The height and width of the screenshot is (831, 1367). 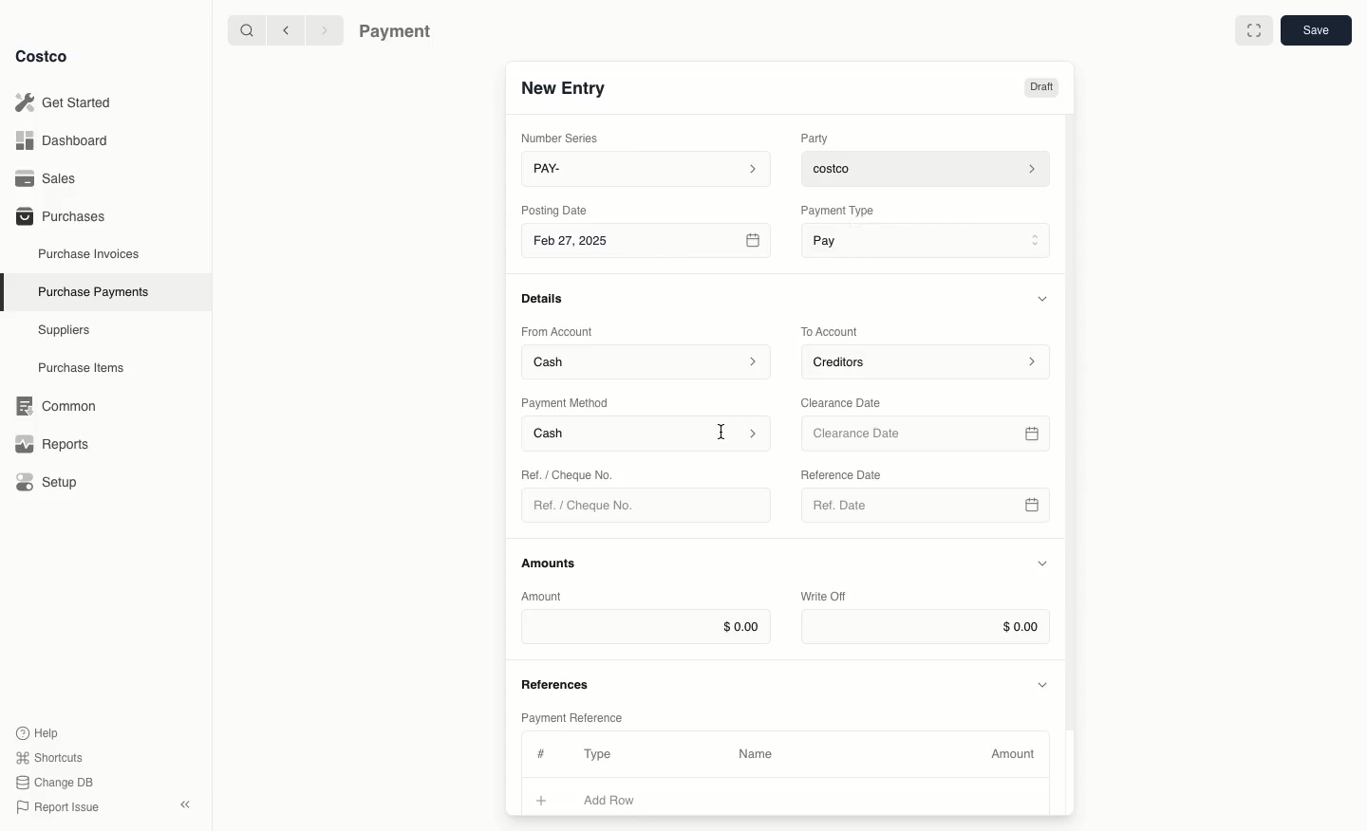 I want to click on ‘Payment Type, so click(x=836, y=210).